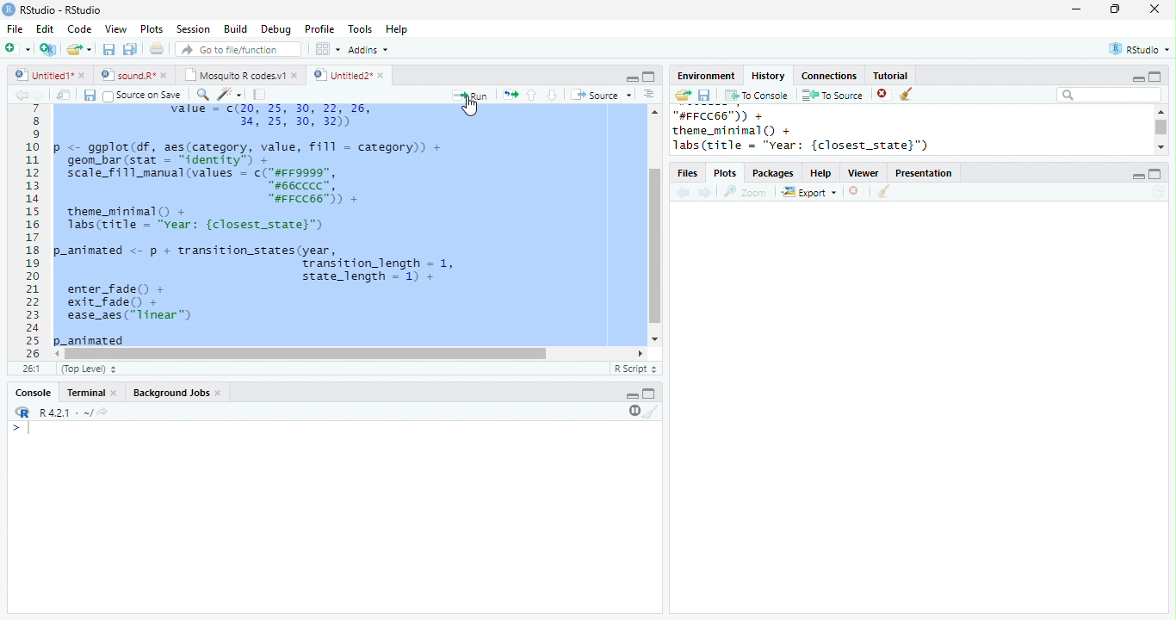  I want to click on Tutorial, so click(891, 76).